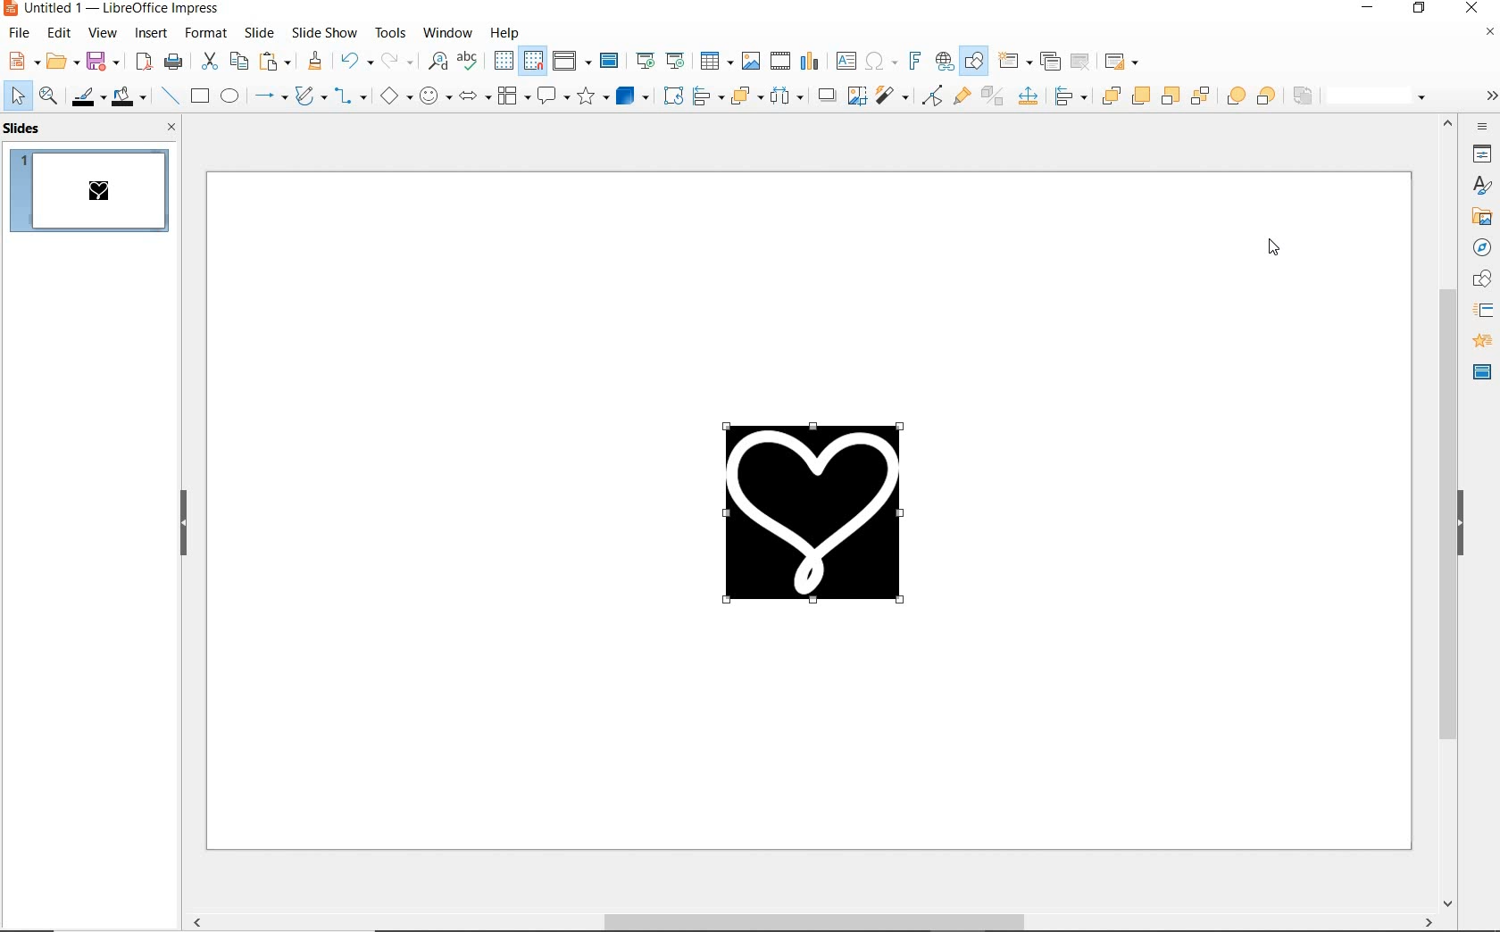 The height and width of the screenshot is (932, 1500). What do you see at coordinates (633, 96) in the screenshot?
I see `3D Objects` at bounding box center [633, 96].